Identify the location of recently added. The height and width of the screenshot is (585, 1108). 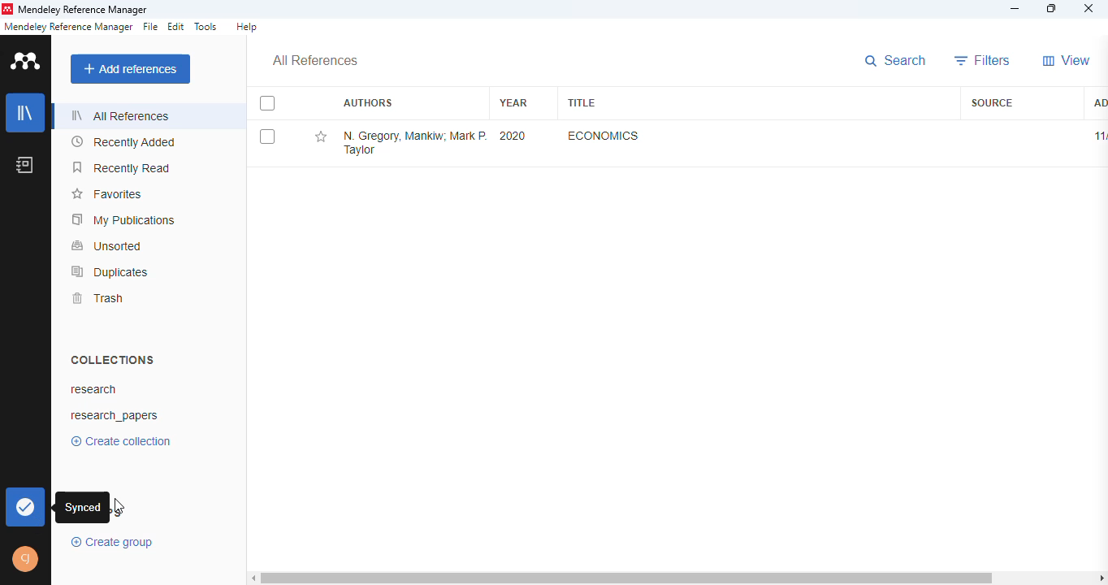
(123, 142).